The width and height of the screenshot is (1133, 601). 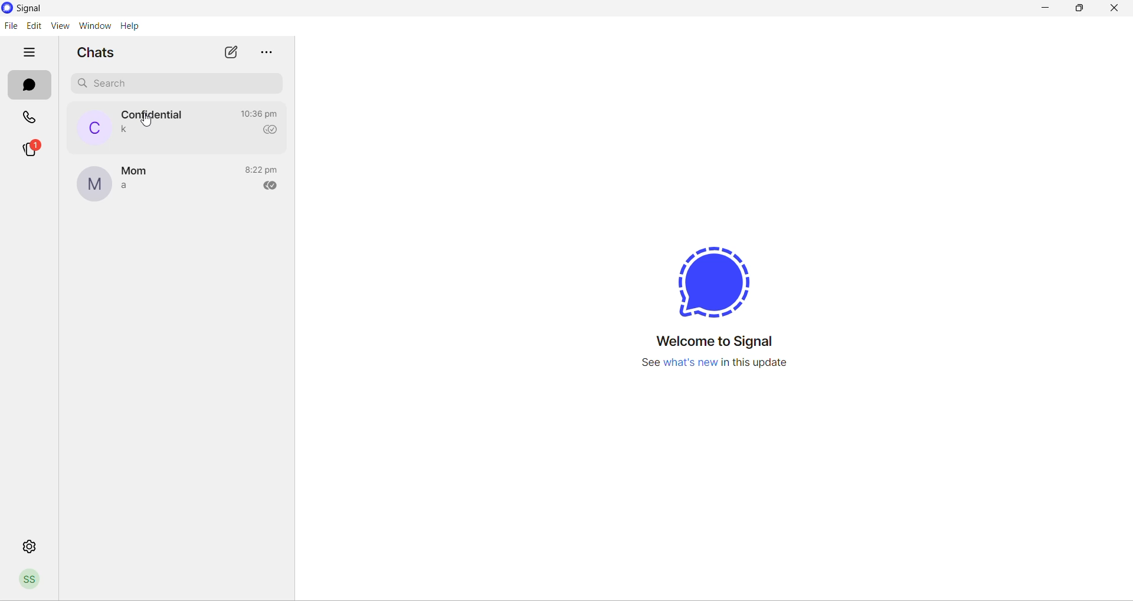 I want to click on last message, so click(x=127, y=130).